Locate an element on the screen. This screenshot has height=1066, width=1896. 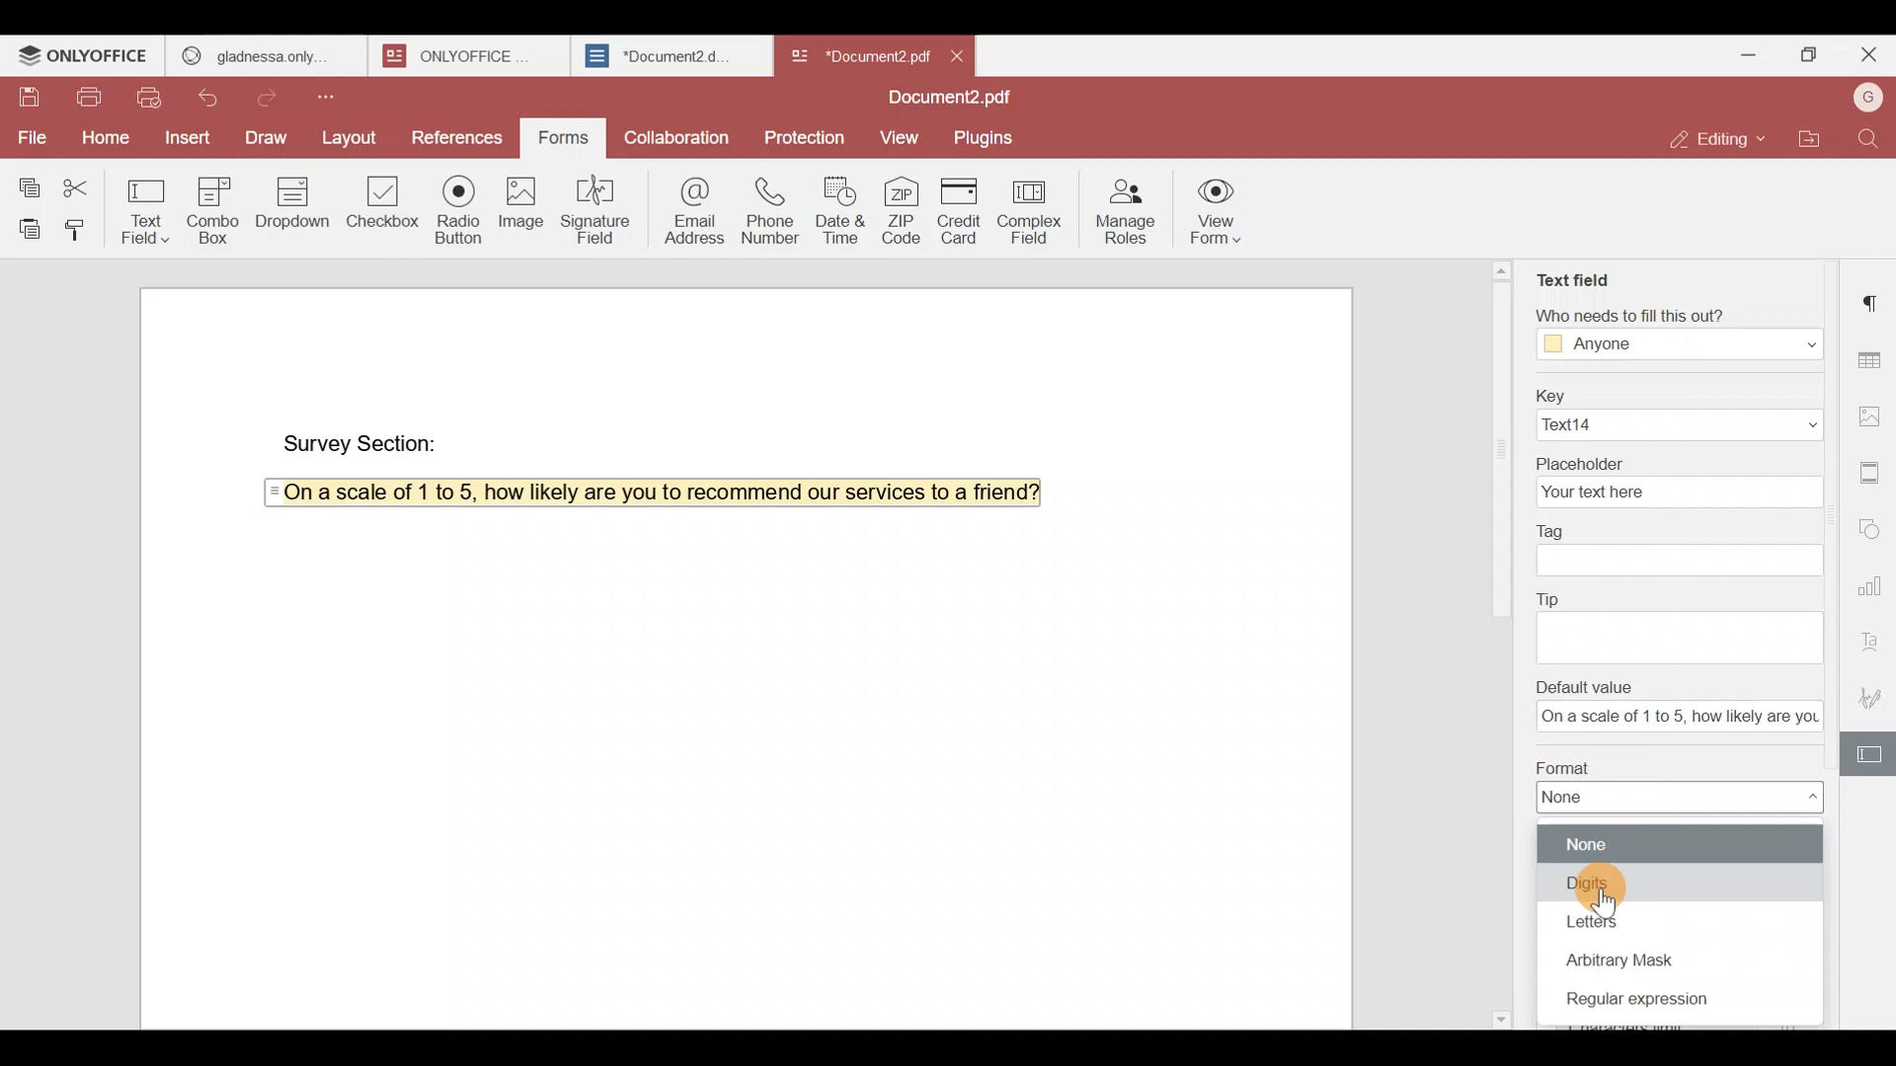
Close is located at coordinates (958, 54).